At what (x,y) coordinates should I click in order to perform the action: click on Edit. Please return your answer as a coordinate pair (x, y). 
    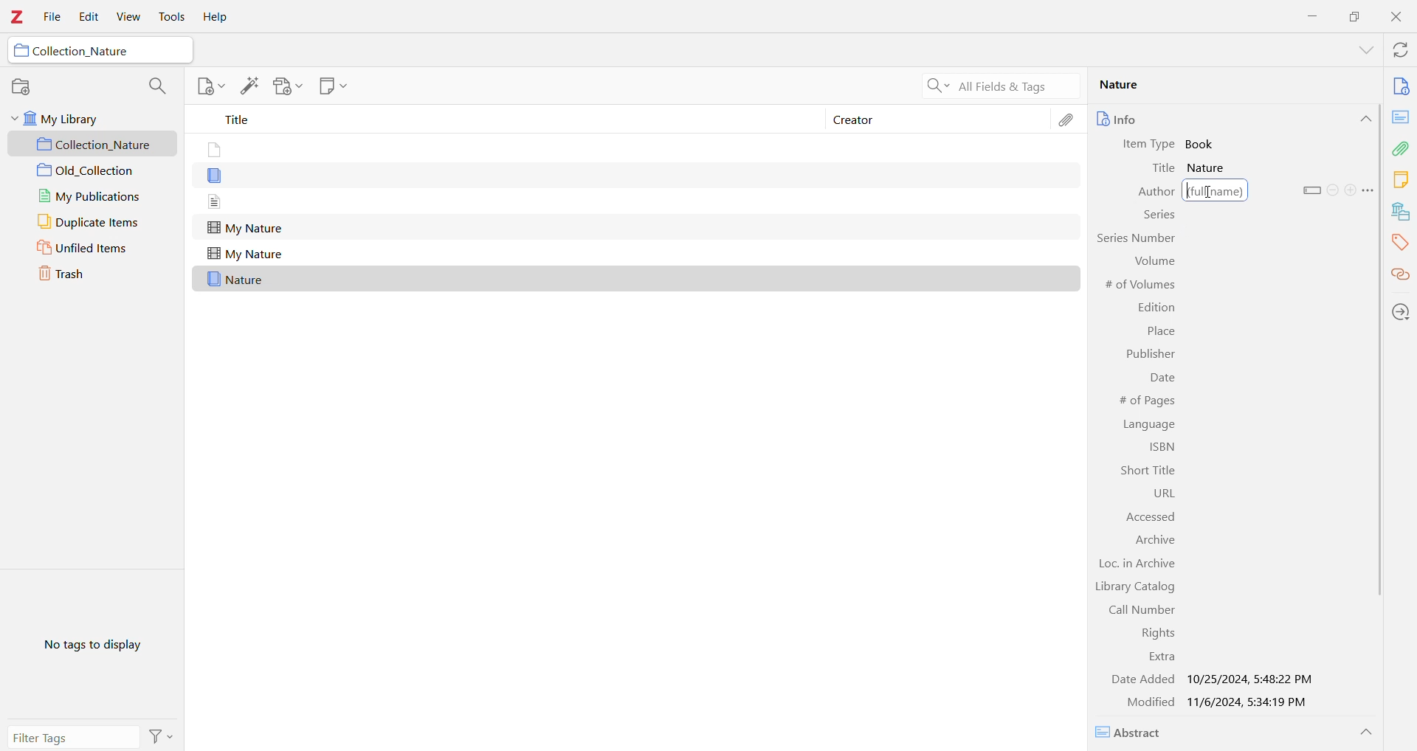
    Looking at the image, I should click on (86, 18).